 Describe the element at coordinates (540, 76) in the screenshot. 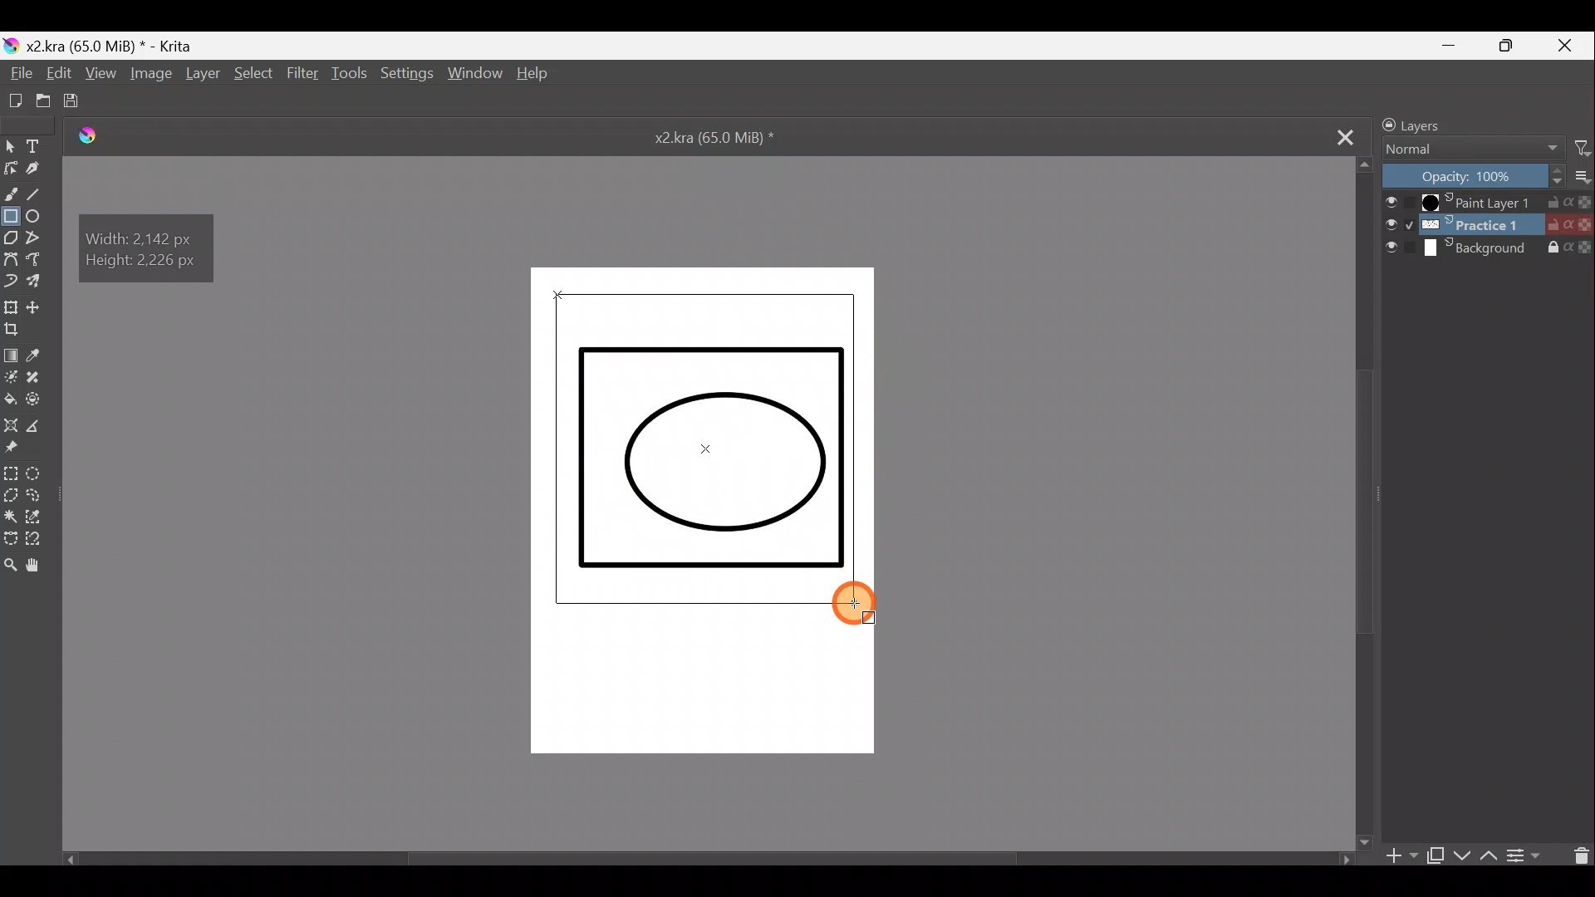

I see `Help` at that location.